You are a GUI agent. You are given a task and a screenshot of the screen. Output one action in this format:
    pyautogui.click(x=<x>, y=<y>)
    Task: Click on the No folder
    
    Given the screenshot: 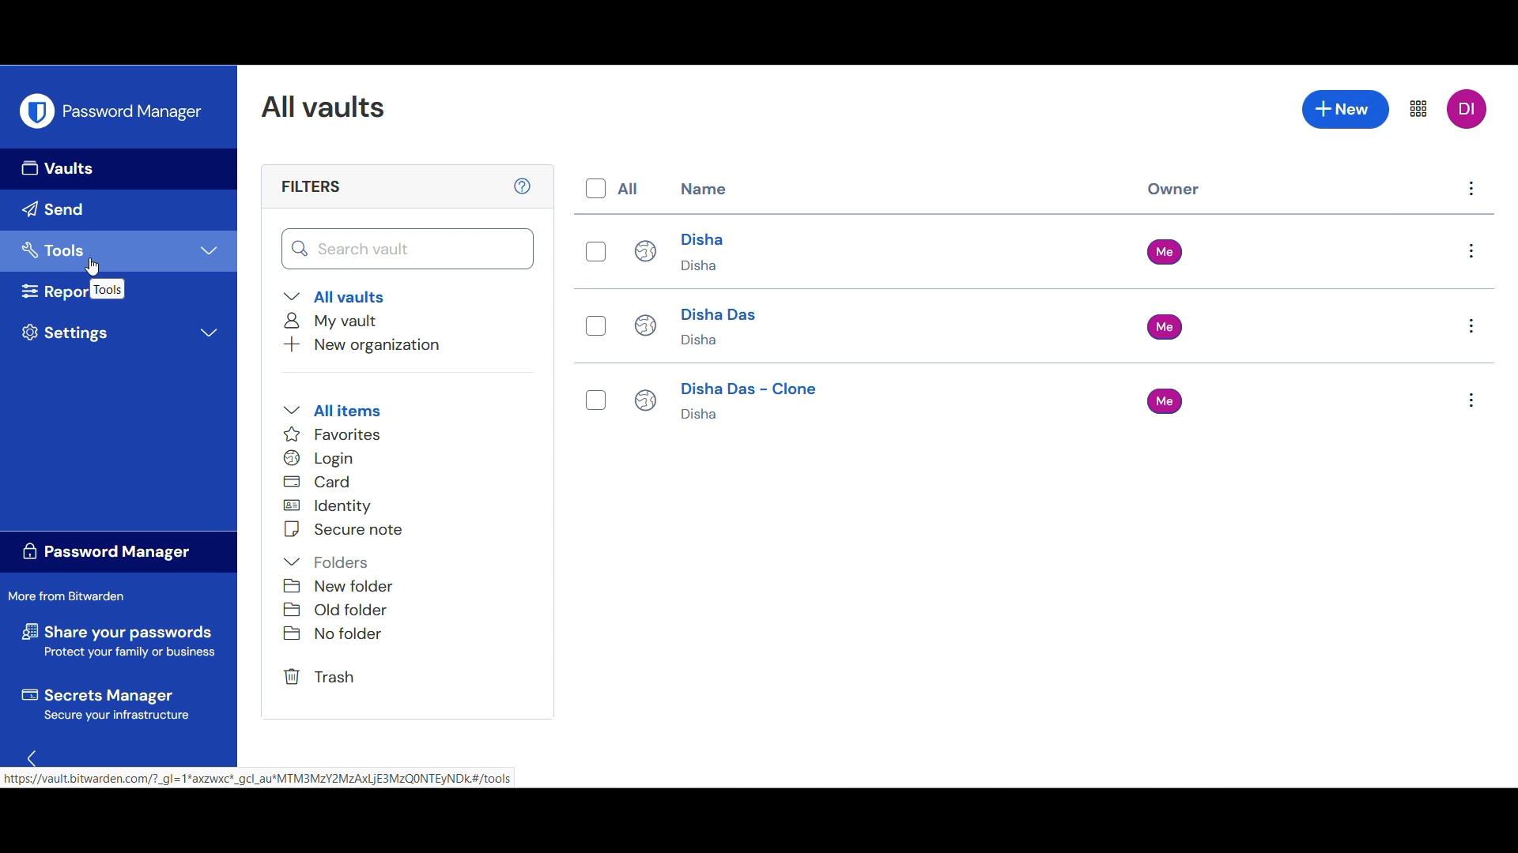 What is the action you would take?
    pyautogui.click(x=357, y=633)
    